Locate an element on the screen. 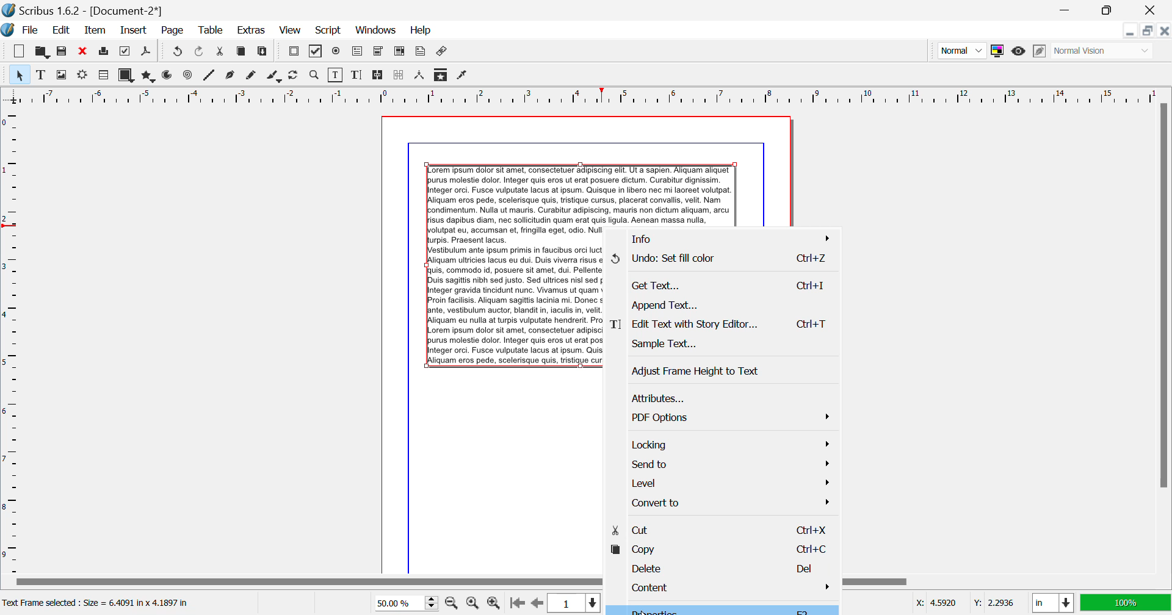 The width and height of the screenshot is (1172, 615). Edit is located at coordinates (59, 31).